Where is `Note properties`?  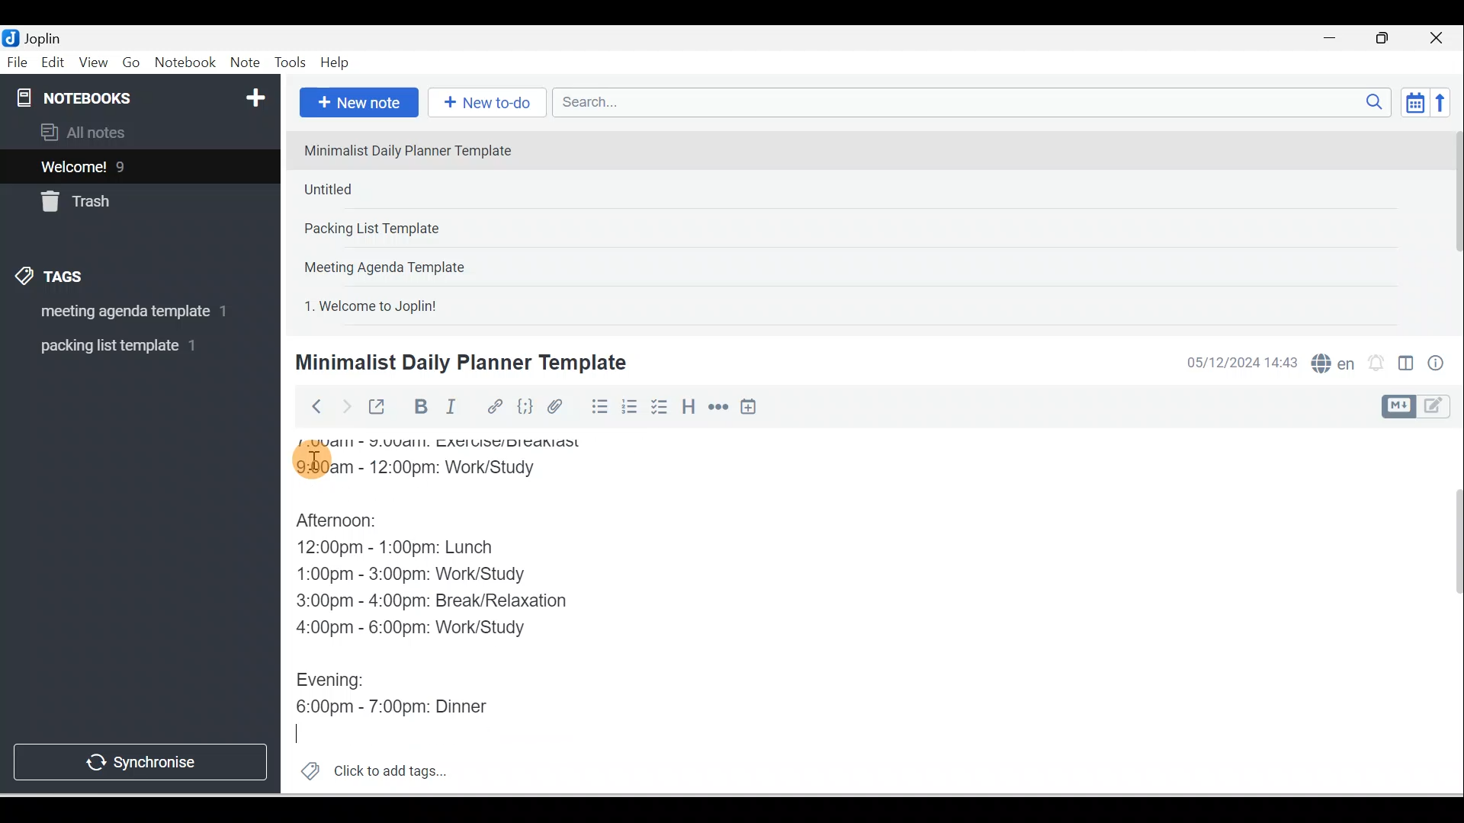
Note properties is located at coordinates (1437, 365).